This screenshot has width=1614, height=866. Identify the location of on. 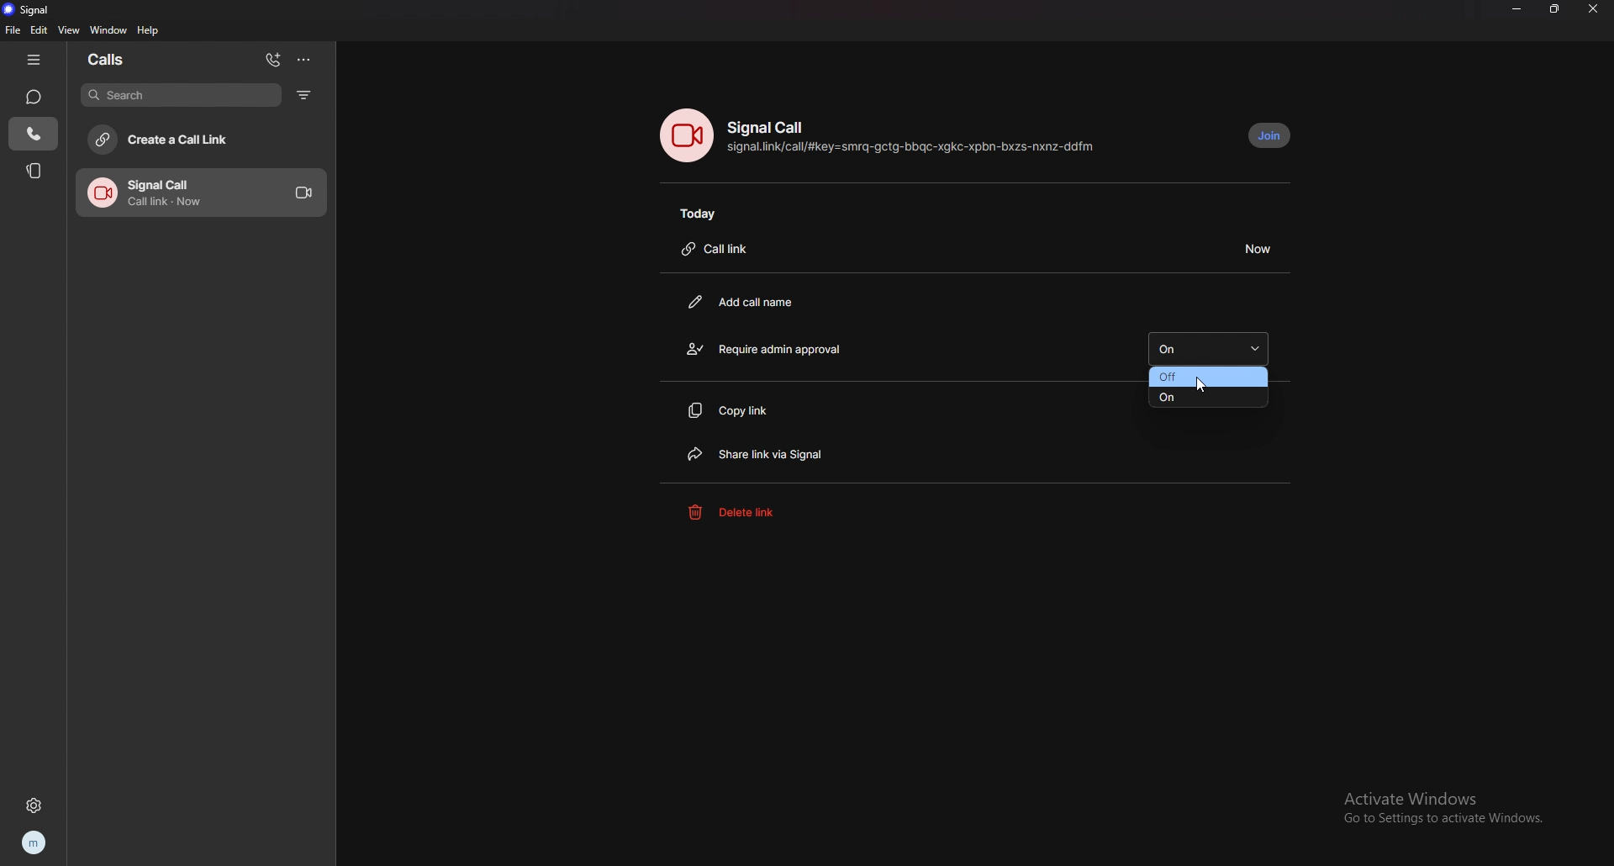
(1208, 348).